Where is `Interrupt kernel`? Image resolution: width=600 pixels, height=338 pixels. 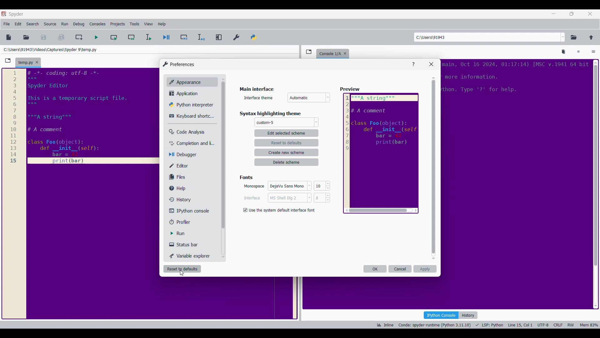
Interrupt kernel is located at coordinates (579, 52).